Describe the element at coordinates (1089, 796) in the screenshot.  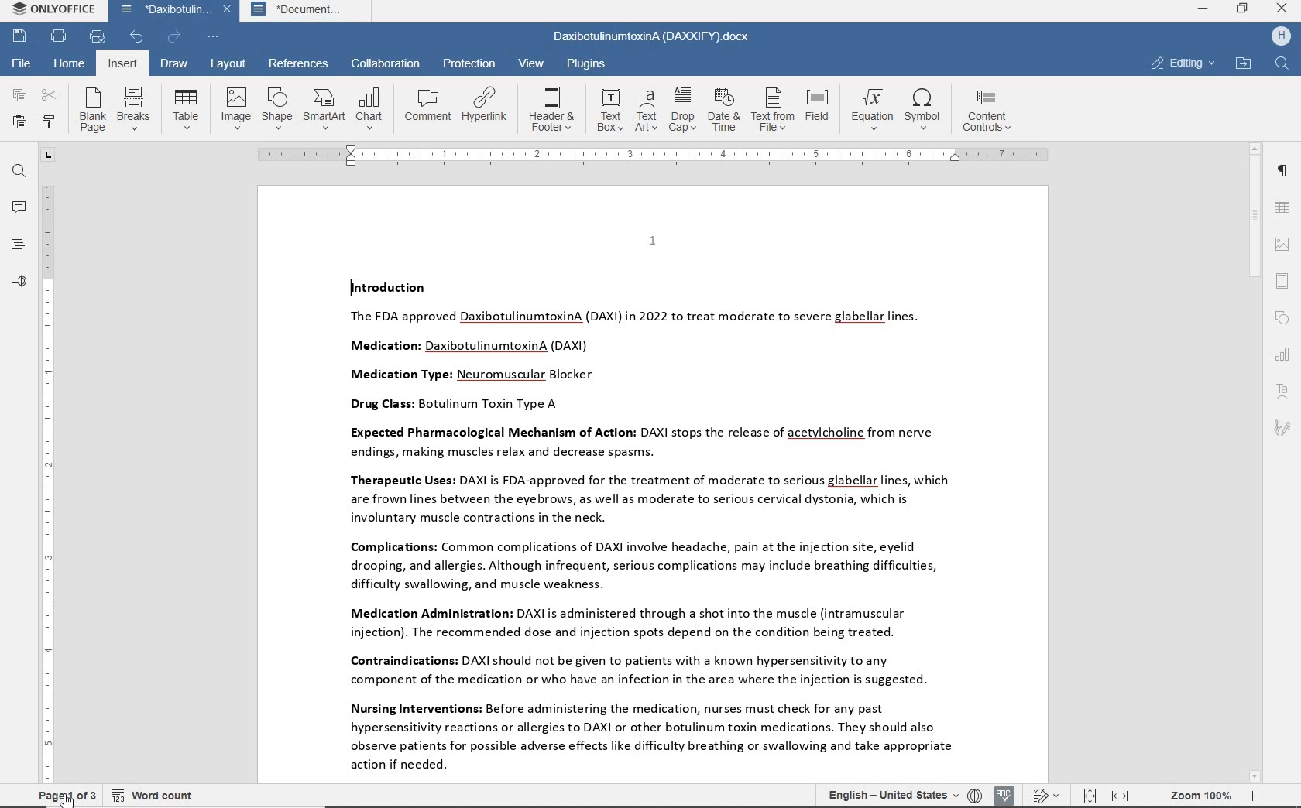
I see `fit to page` at that location.